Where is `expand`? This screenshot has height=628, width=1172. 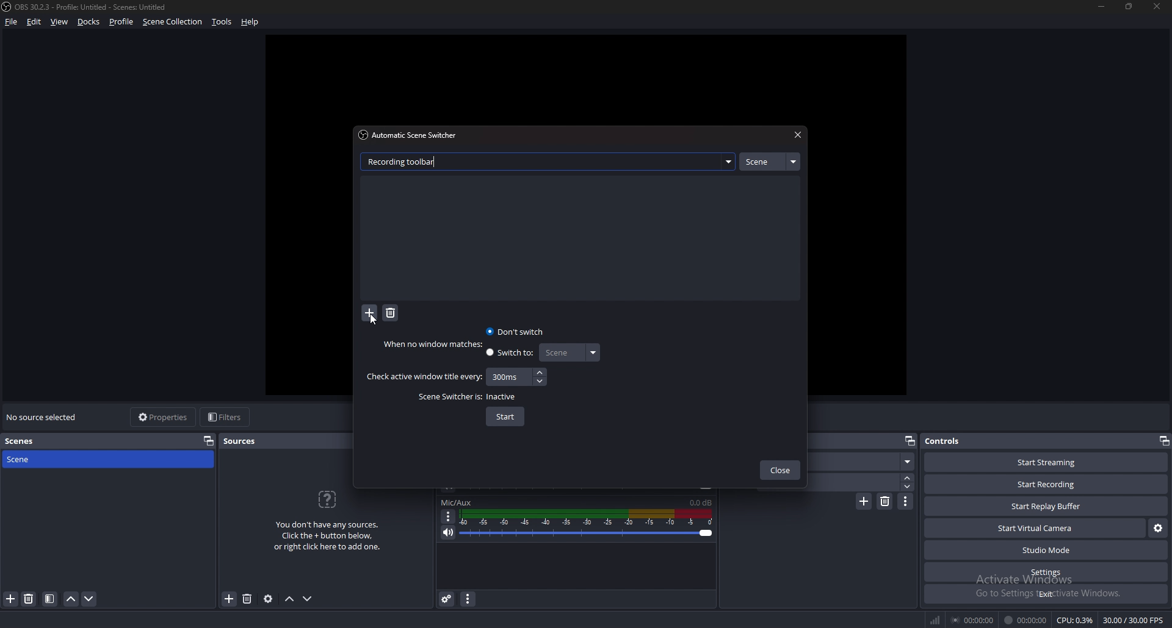
expand is located at coordinates (728, 162).